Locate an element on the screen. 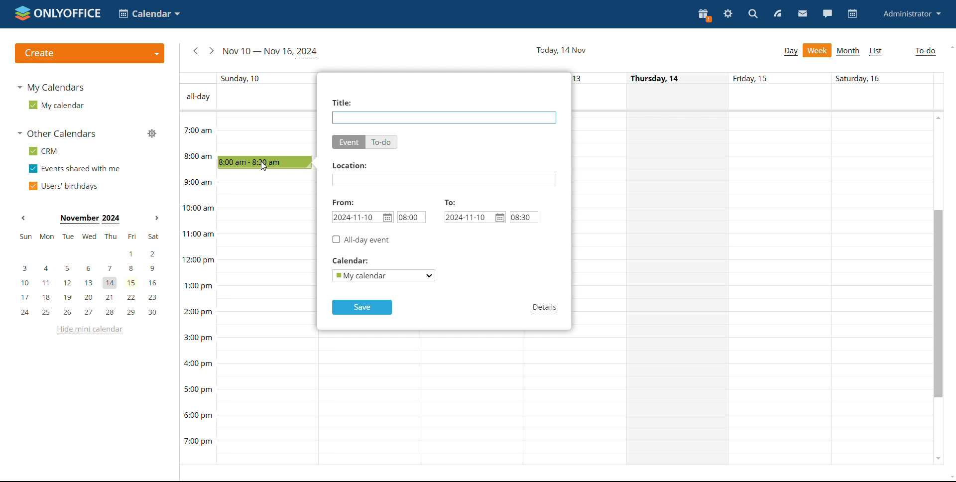  8:00-8:30 timeblock is located at coordinates (264, 162).